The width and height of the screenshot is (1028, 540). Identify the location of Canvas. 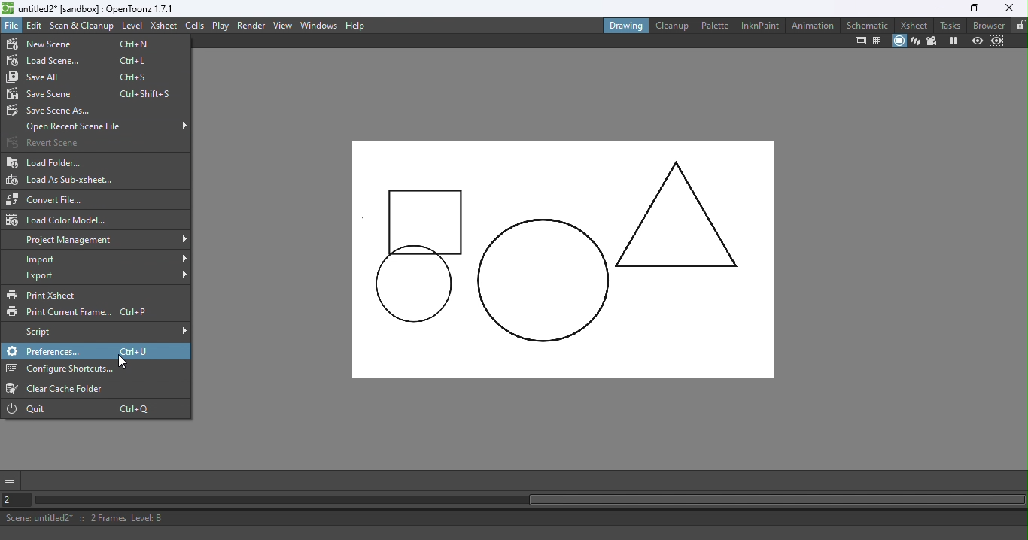
(570, 249).